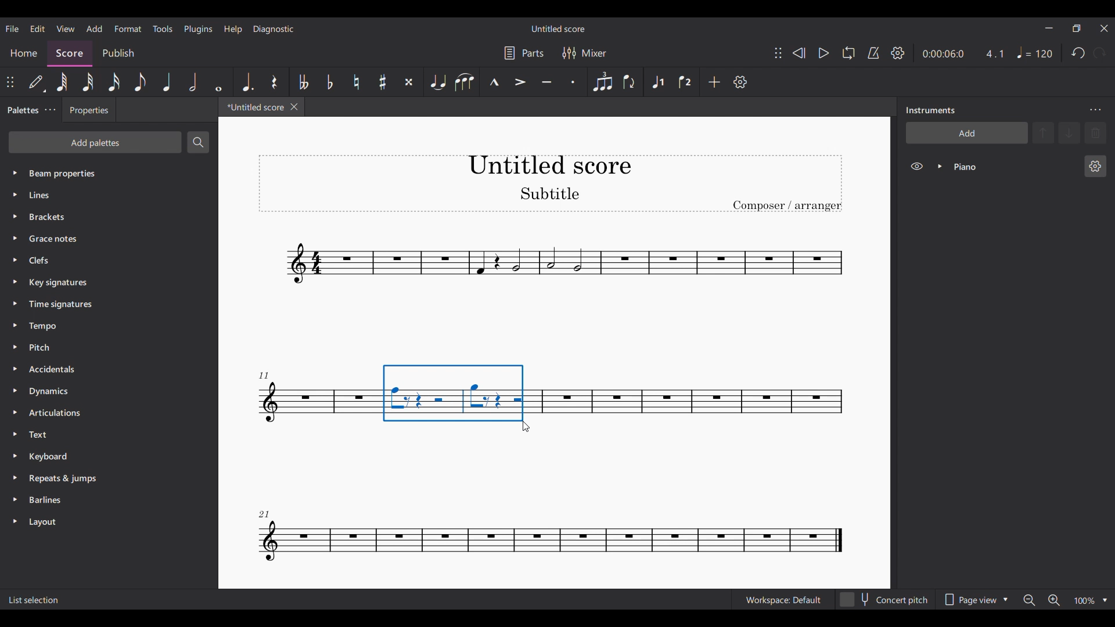 This screenshot has width=1115, height=627. Describe the element at coordinates (10, 82) in the screenshot. I see `Change position of toolbar` at that location.